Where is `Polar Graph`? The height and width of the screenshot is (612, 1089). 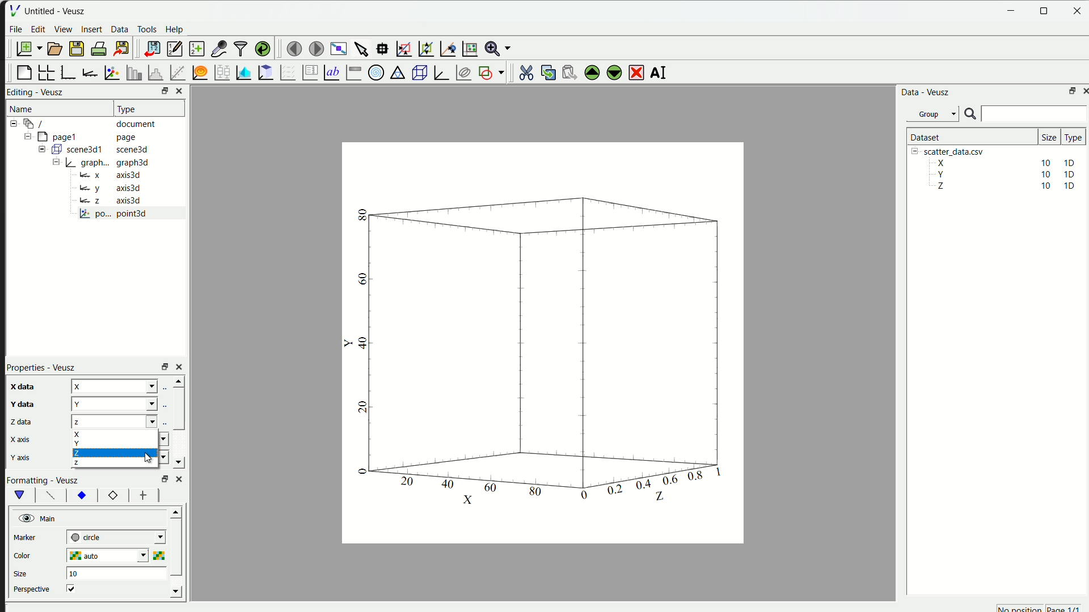
Polar Graph is located at coordinates (375, 73).